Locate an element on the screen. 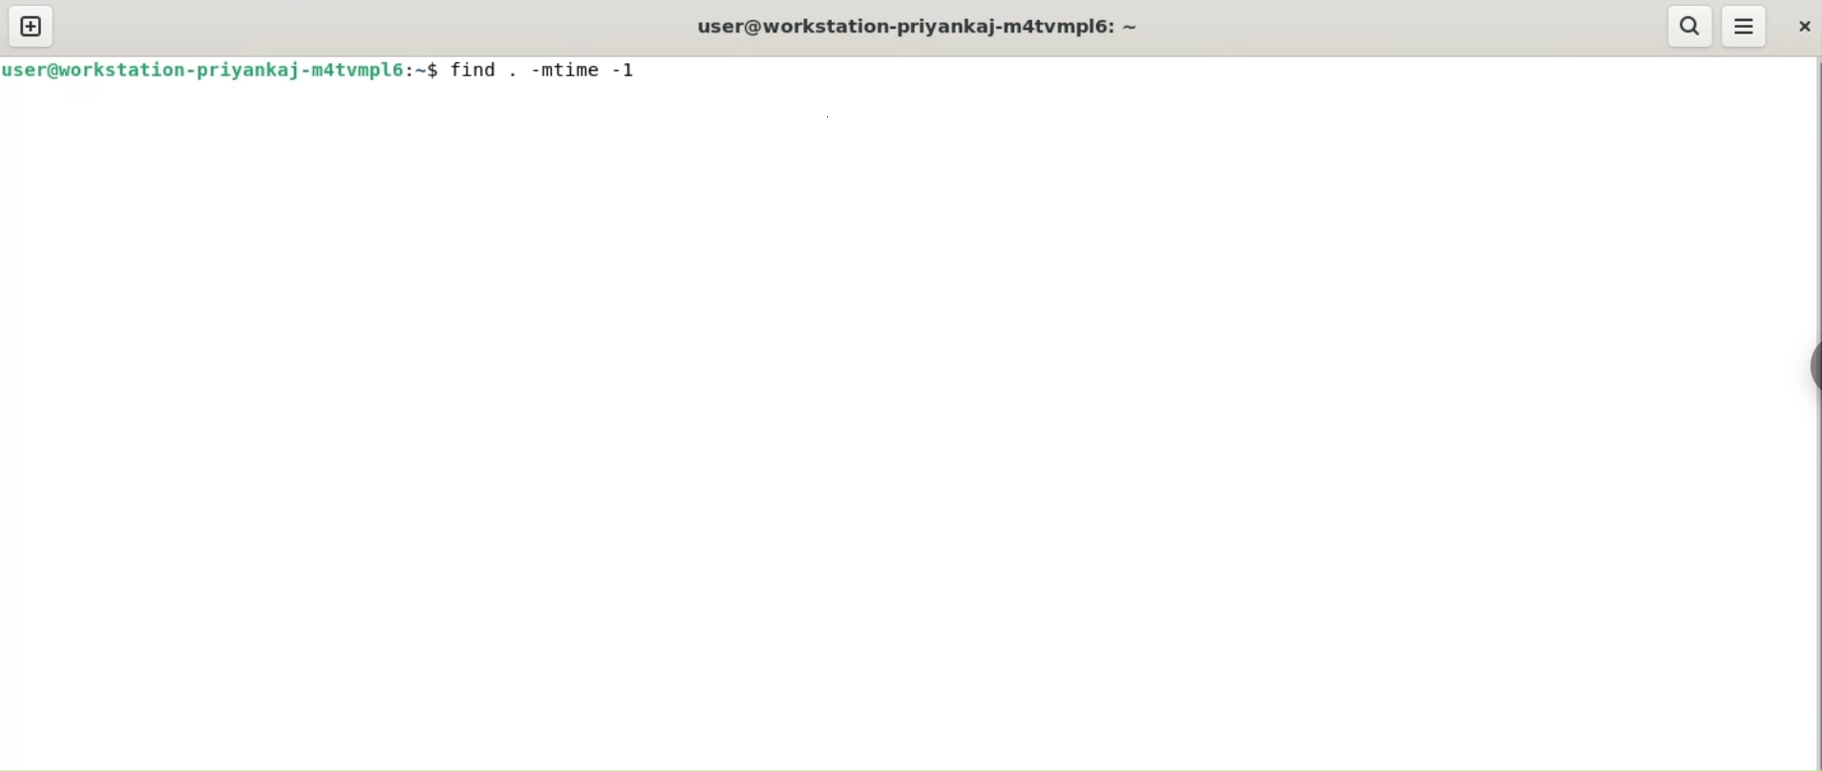  search is located at coordinates (1689, 25).